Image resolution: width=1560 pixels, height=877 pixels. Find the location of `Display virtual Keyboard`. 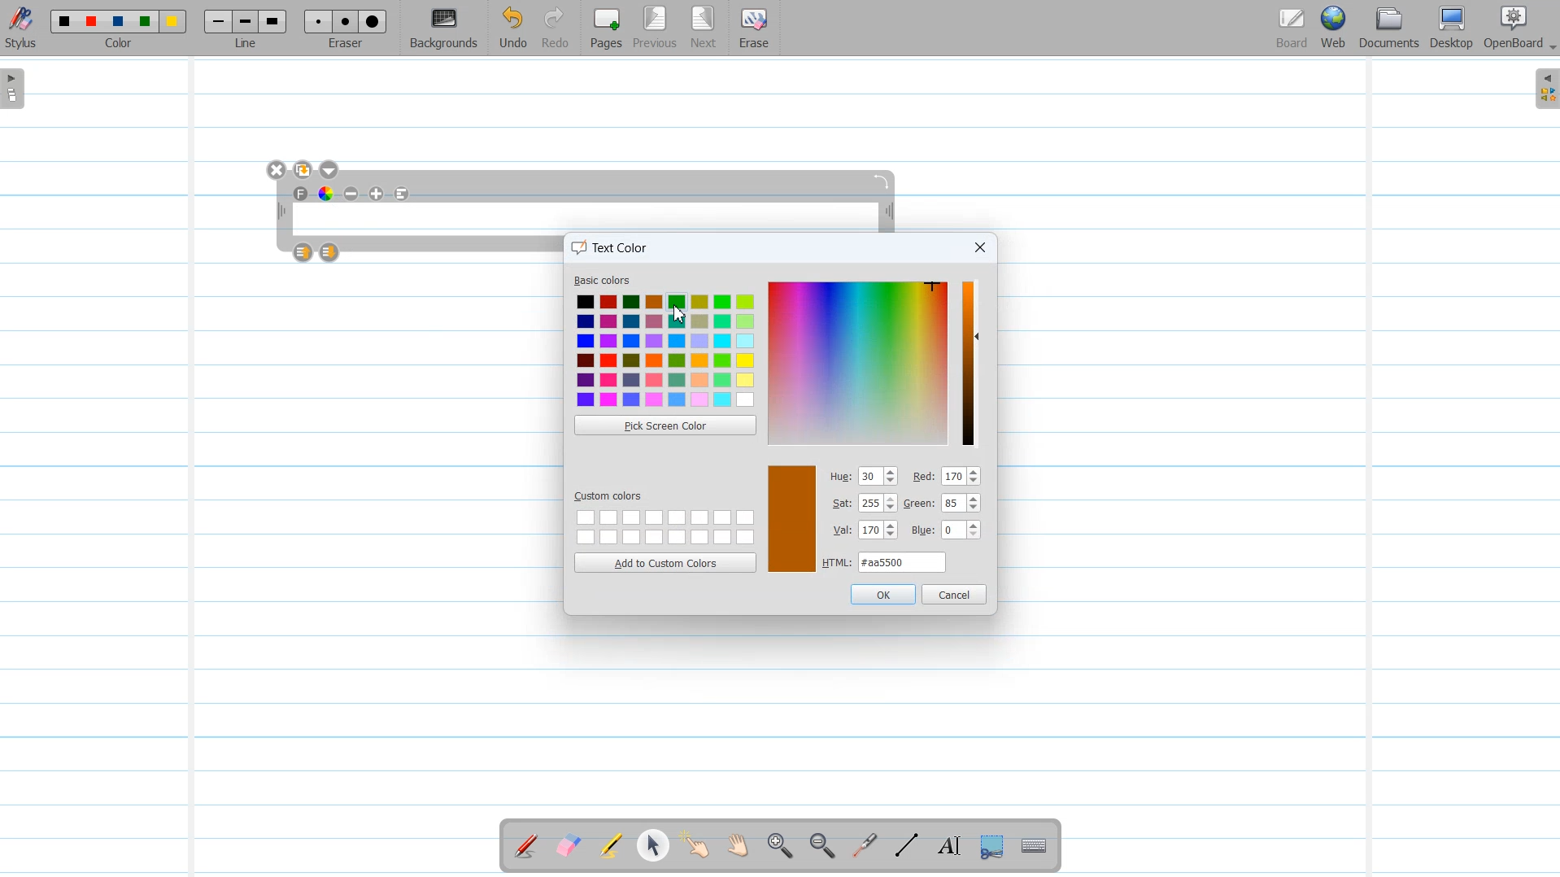

Display virtual Keyboard is located at coordinates (1035, 847).